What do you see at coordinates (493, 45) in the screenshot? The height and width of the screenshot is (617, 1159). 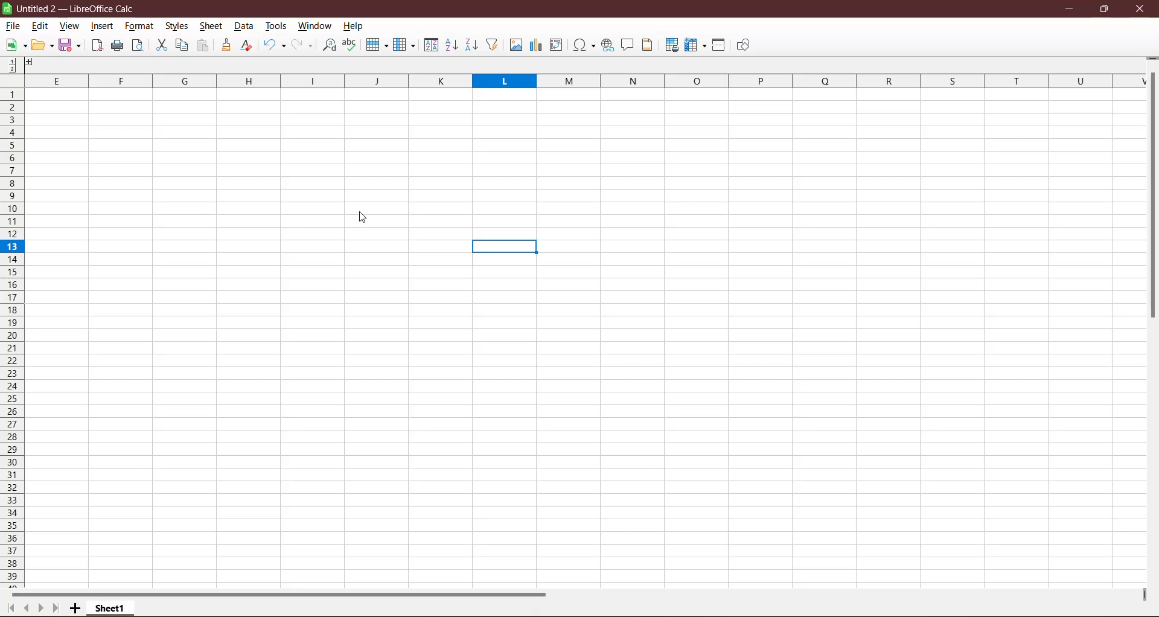 I see `AutoFilter` at bounding box center [493, 45].